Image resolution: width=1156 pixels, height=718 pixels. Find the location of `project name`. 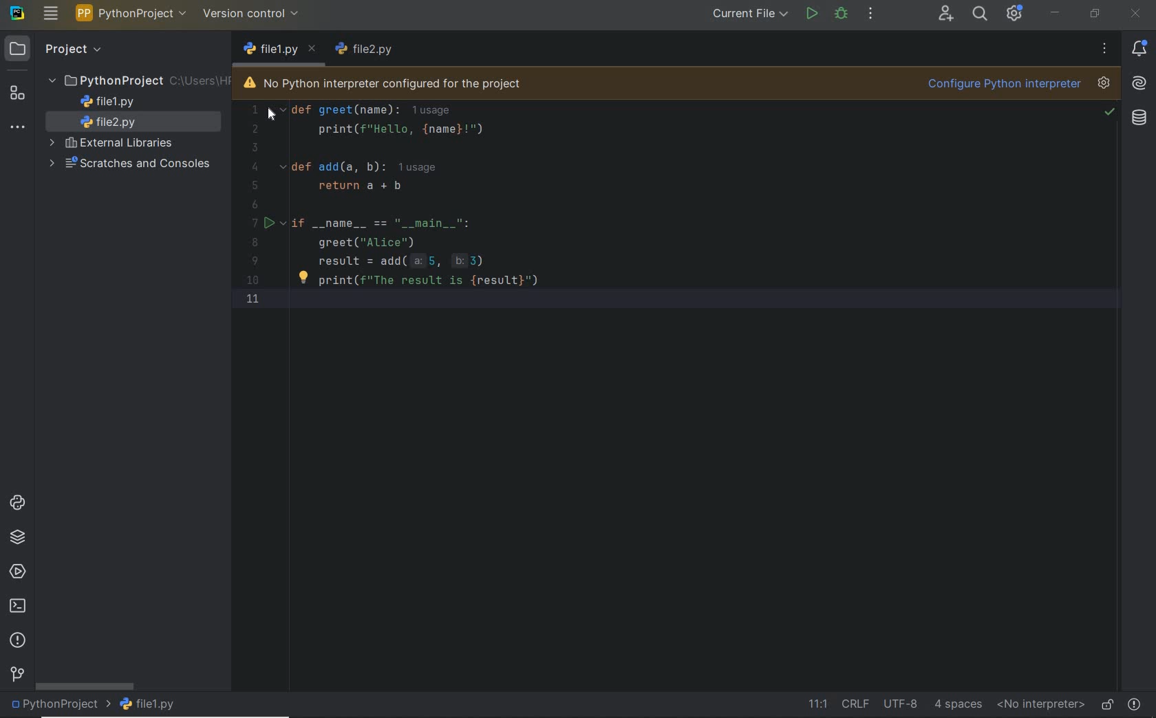

project name is located at coordinates (58, 706).